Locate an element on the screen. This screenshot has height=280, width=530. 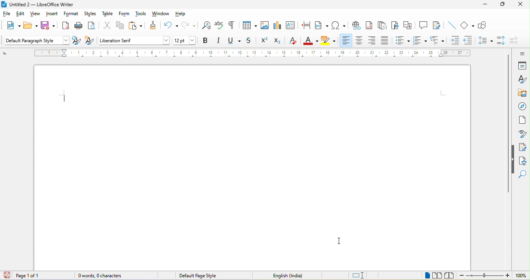
sidebar is located at coordinates (520, 53).